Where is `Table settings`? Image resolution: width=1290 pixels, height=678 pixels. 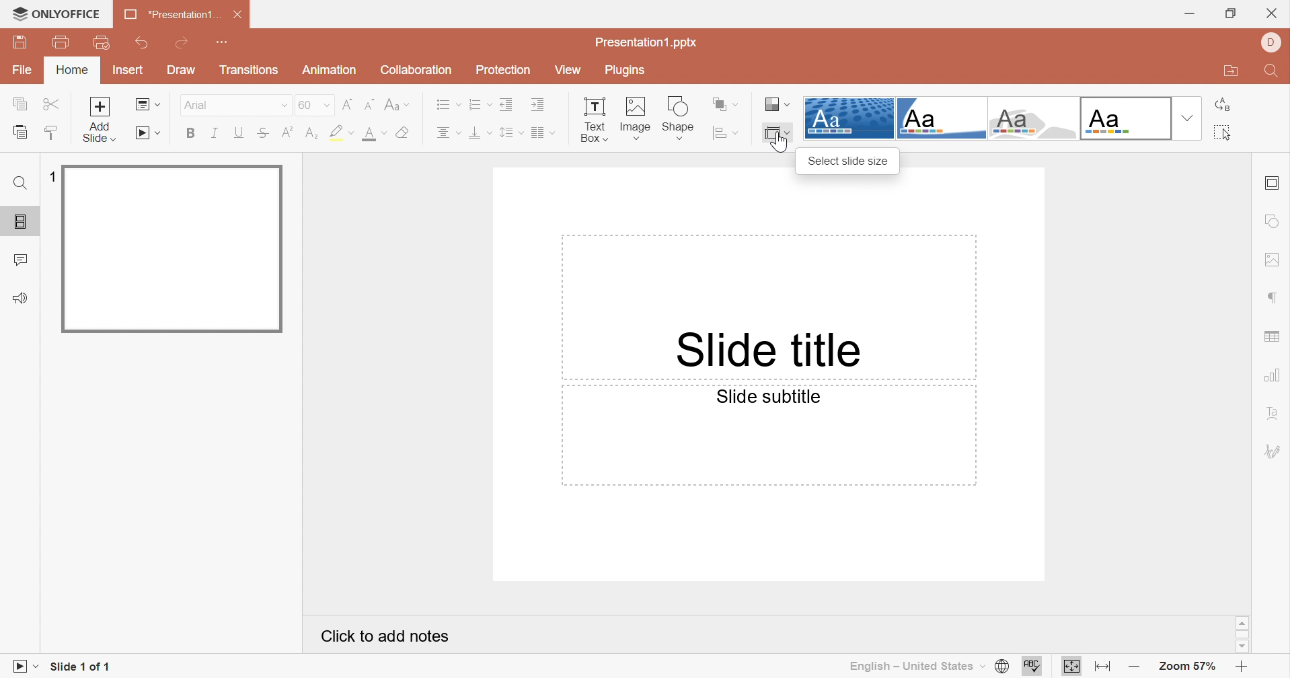 Table settings is located at coordinates (1273, 338).